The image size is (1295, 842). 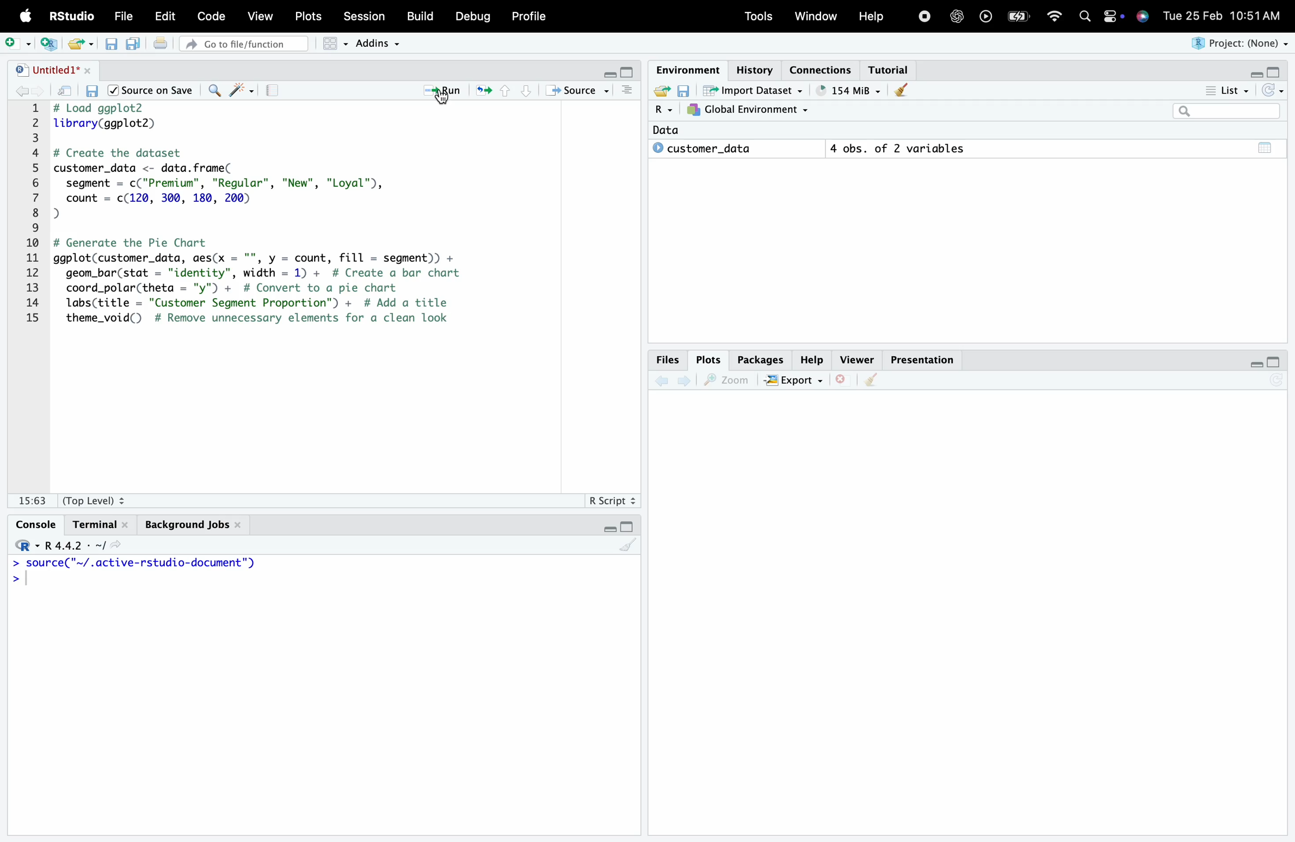 I want to click on Terminal, so click(x=100, y=521).